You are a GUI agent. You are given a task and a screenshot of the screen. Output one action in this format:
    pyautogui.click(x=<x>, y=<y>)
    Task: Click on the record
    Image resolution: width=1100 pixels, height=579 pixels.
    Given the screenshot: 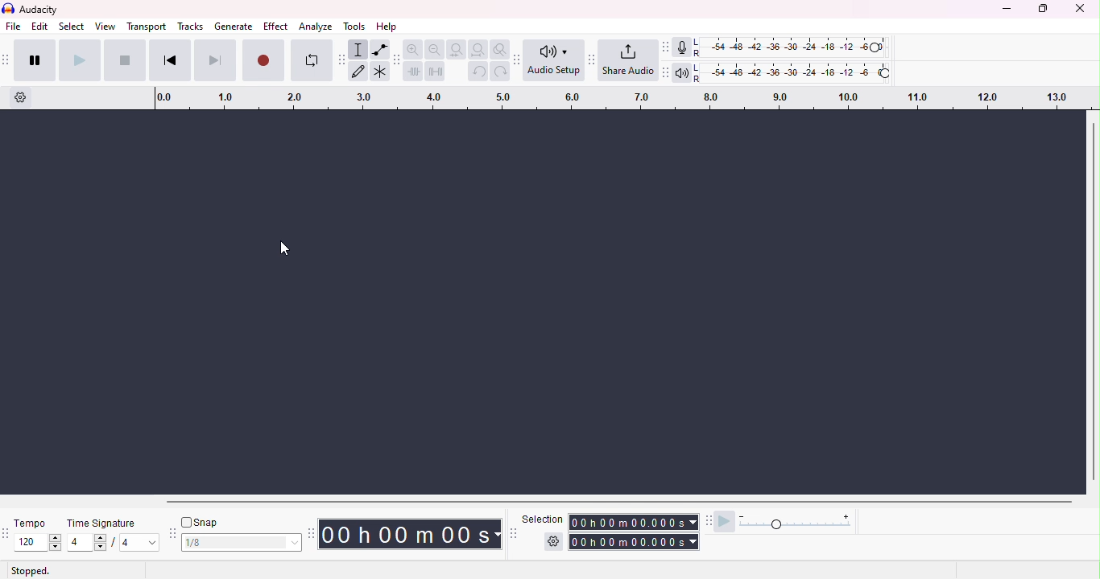 What is the action you would take?
    pyautogui.click(x=263, y=60)
    